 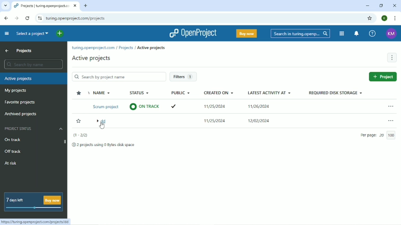 What do you see at coordinates (104, 145) in the screenshot?
I see `2 projects using 0 Bytes disk space.` at bounding box center [104, 145].